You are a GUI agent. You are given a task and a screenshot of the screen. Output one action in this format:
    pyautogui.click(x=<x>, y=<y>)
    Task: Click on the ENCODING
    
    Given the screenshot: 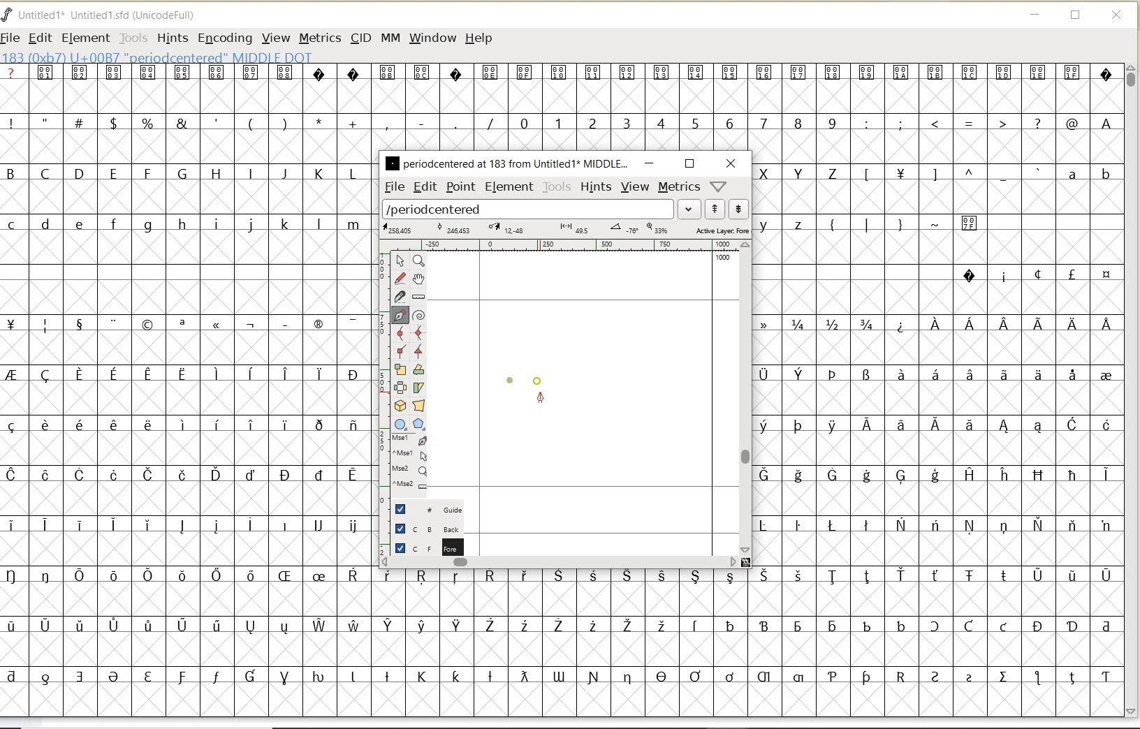 What is the action you would take?
    pyautogui.click(x=225, y=39)
    